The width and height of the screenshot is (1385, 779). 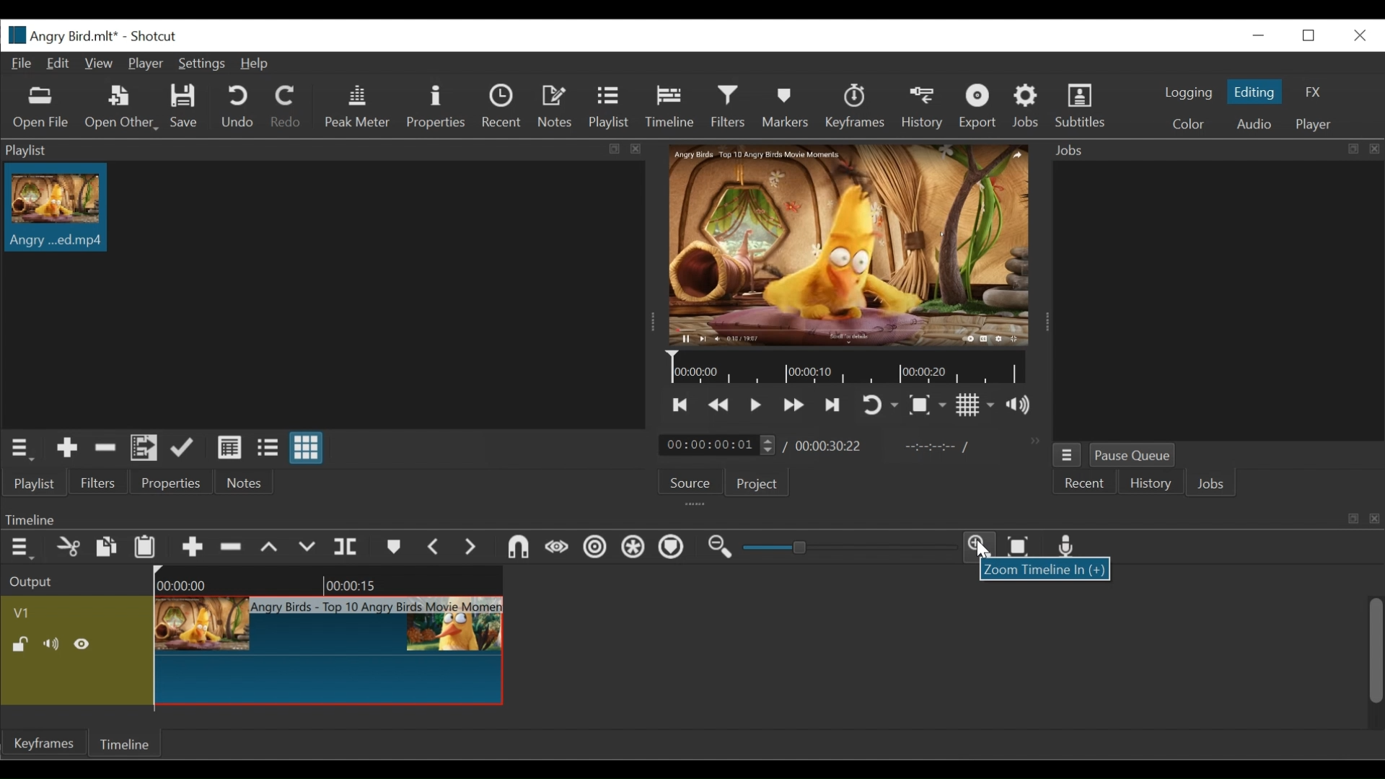 What do you see at coordinates (845, 549) in the screenshot?
I see `Zoom slider` at bounding box center [845, 549].